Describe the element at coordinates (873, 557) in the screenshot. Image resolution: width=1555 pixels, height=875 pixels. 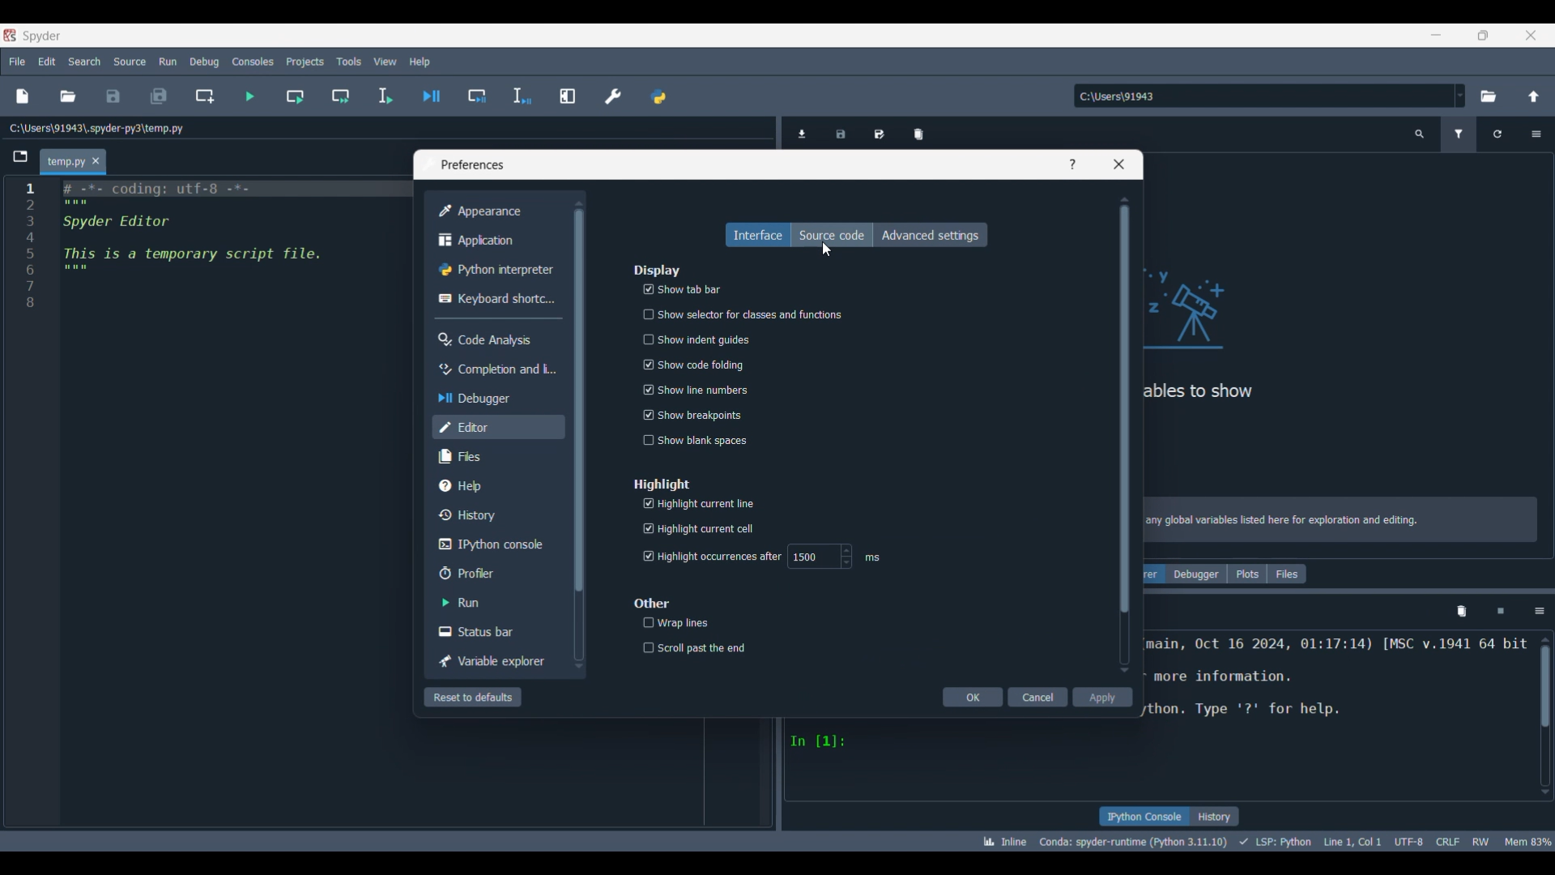
I see `Measurement` at that location.